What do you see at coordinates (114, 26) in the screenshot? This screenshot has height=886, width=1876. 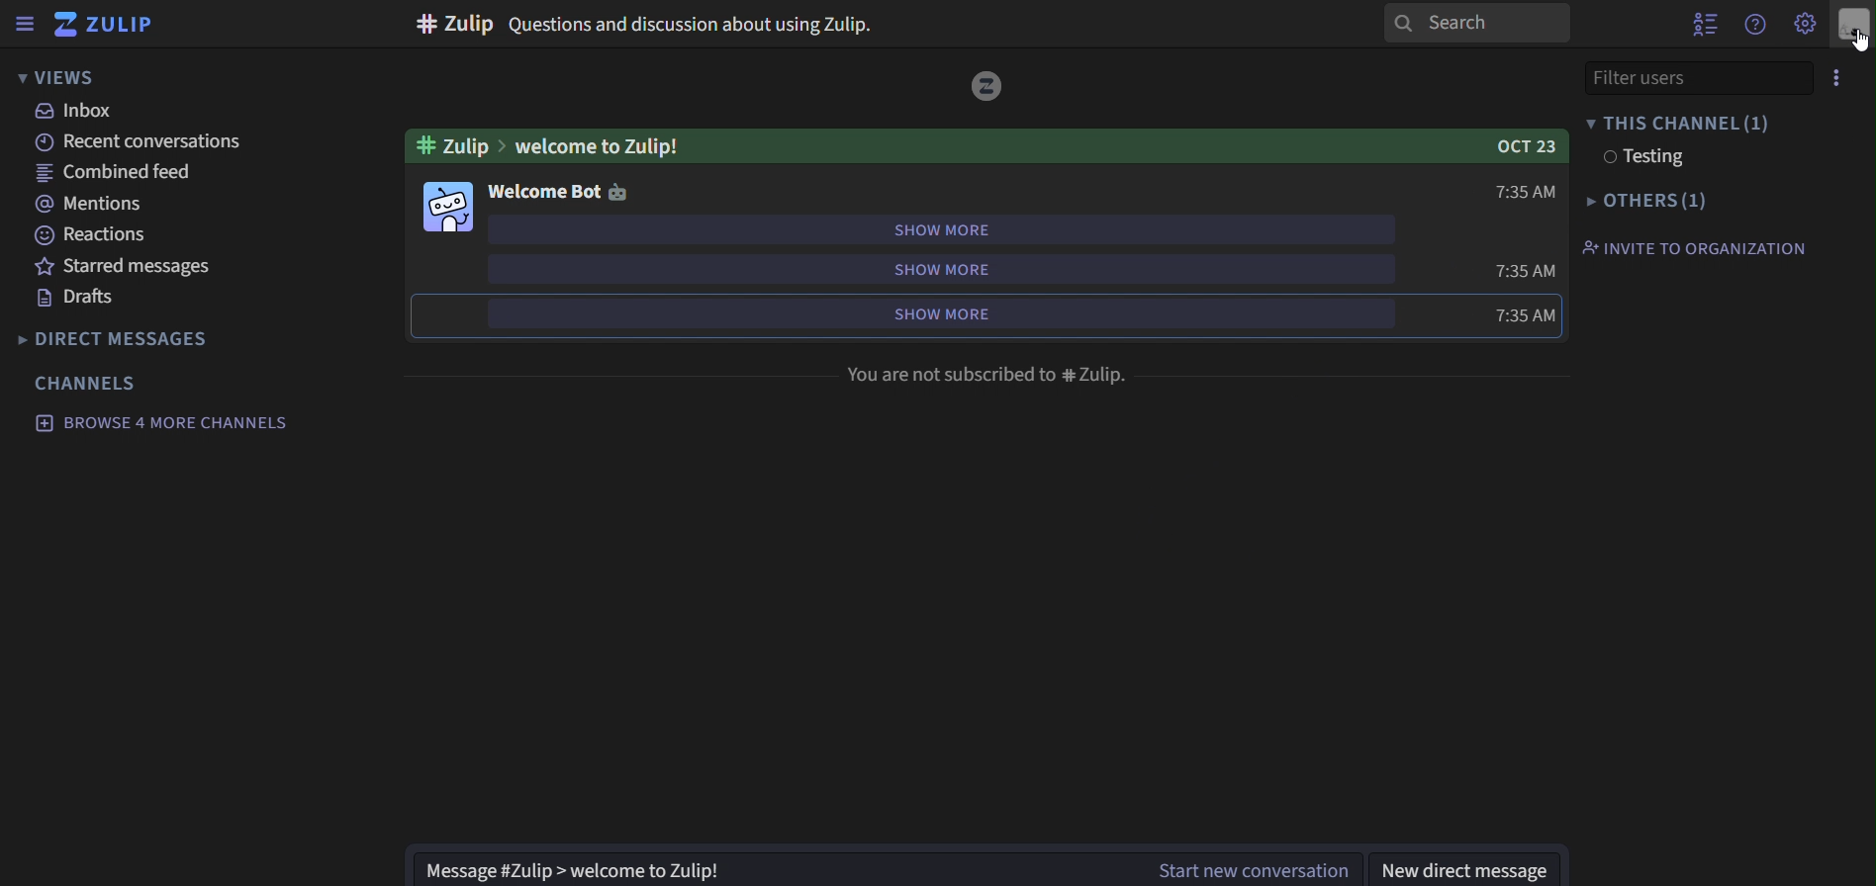 I see `zulip` at bounding box center [114, 26].